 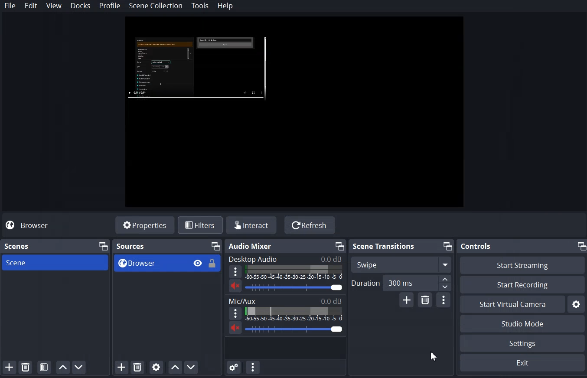 I want to click on Exit, so click(x=523, y=363).